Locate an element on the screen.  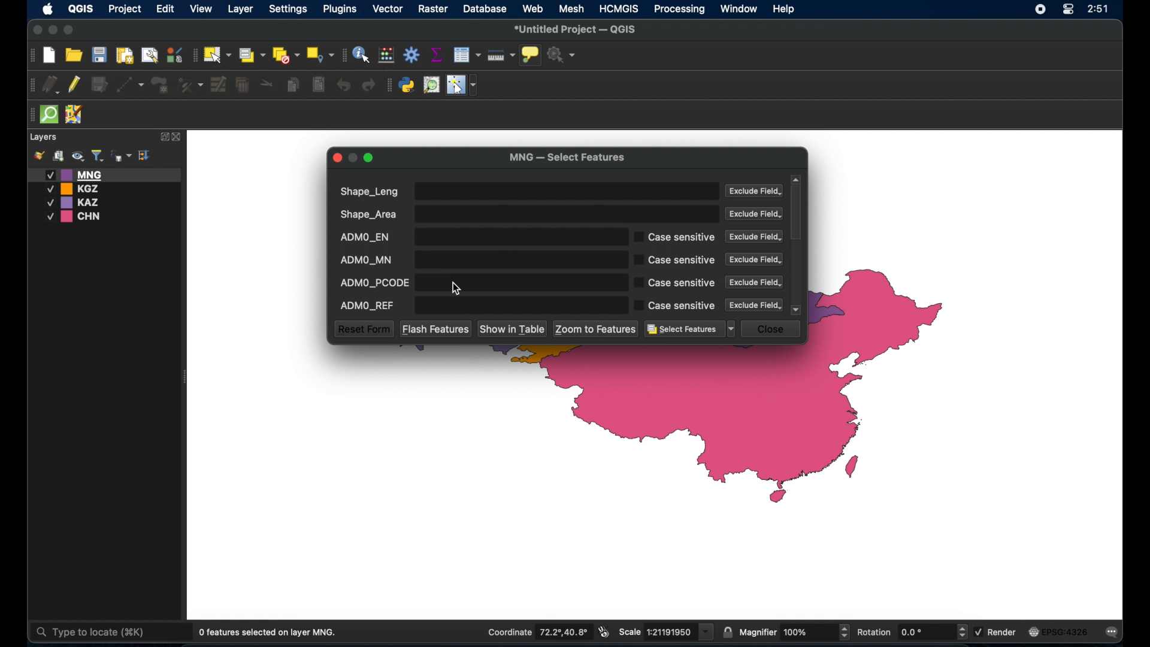
deselect all features is located at coordinates (286, 55).